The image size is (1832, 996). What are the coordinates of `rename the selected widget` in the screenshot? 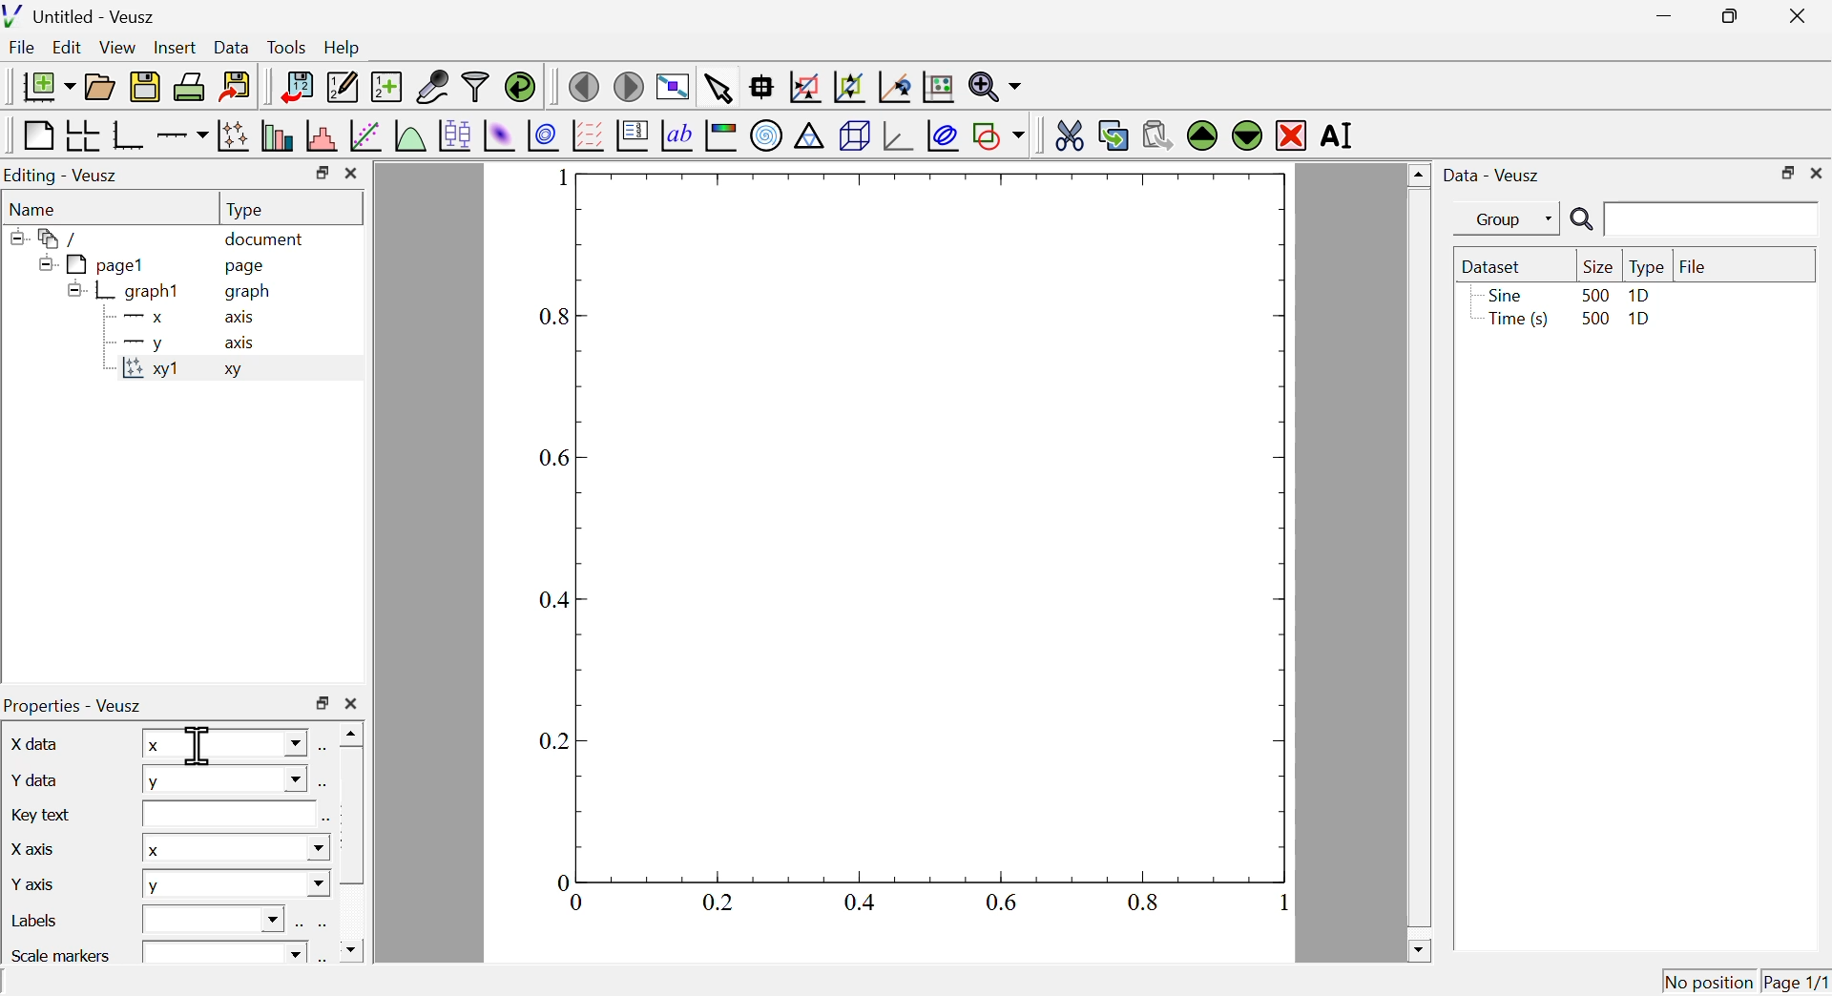 It's located at (1343, 136).